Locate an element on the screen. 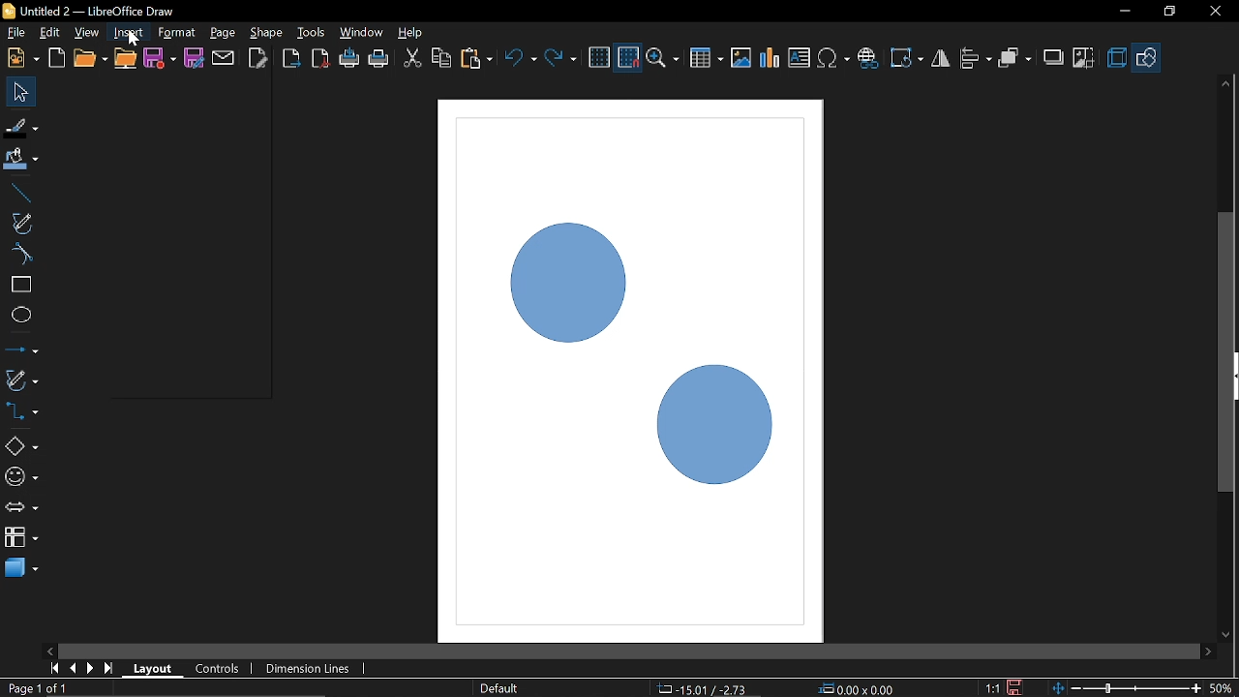 Image resolution: width=1239 pixels, height=697 pixels. Lines and arrows is located at coordinates (21, 351).